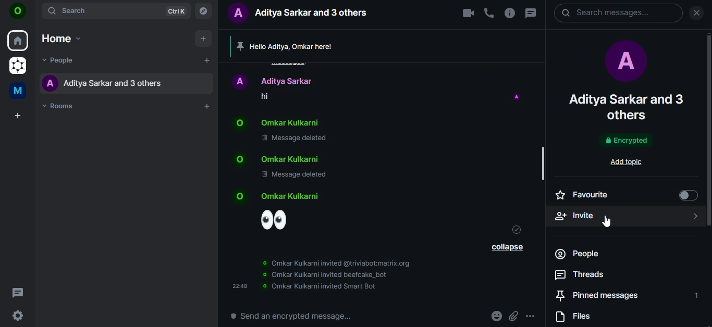  What do you see at coordinates (18, 292) in the screenshot?
I see `threads` at bounding box center [18, 292].